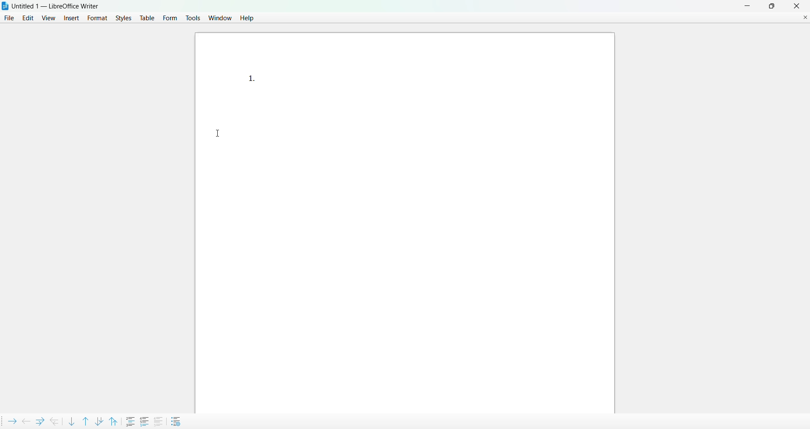 The height and width of the screenshot is (429, 810). What do you see at coordinates (85, 420) in the screenshot?
I see `move item up` at bounding box center [85, 420].